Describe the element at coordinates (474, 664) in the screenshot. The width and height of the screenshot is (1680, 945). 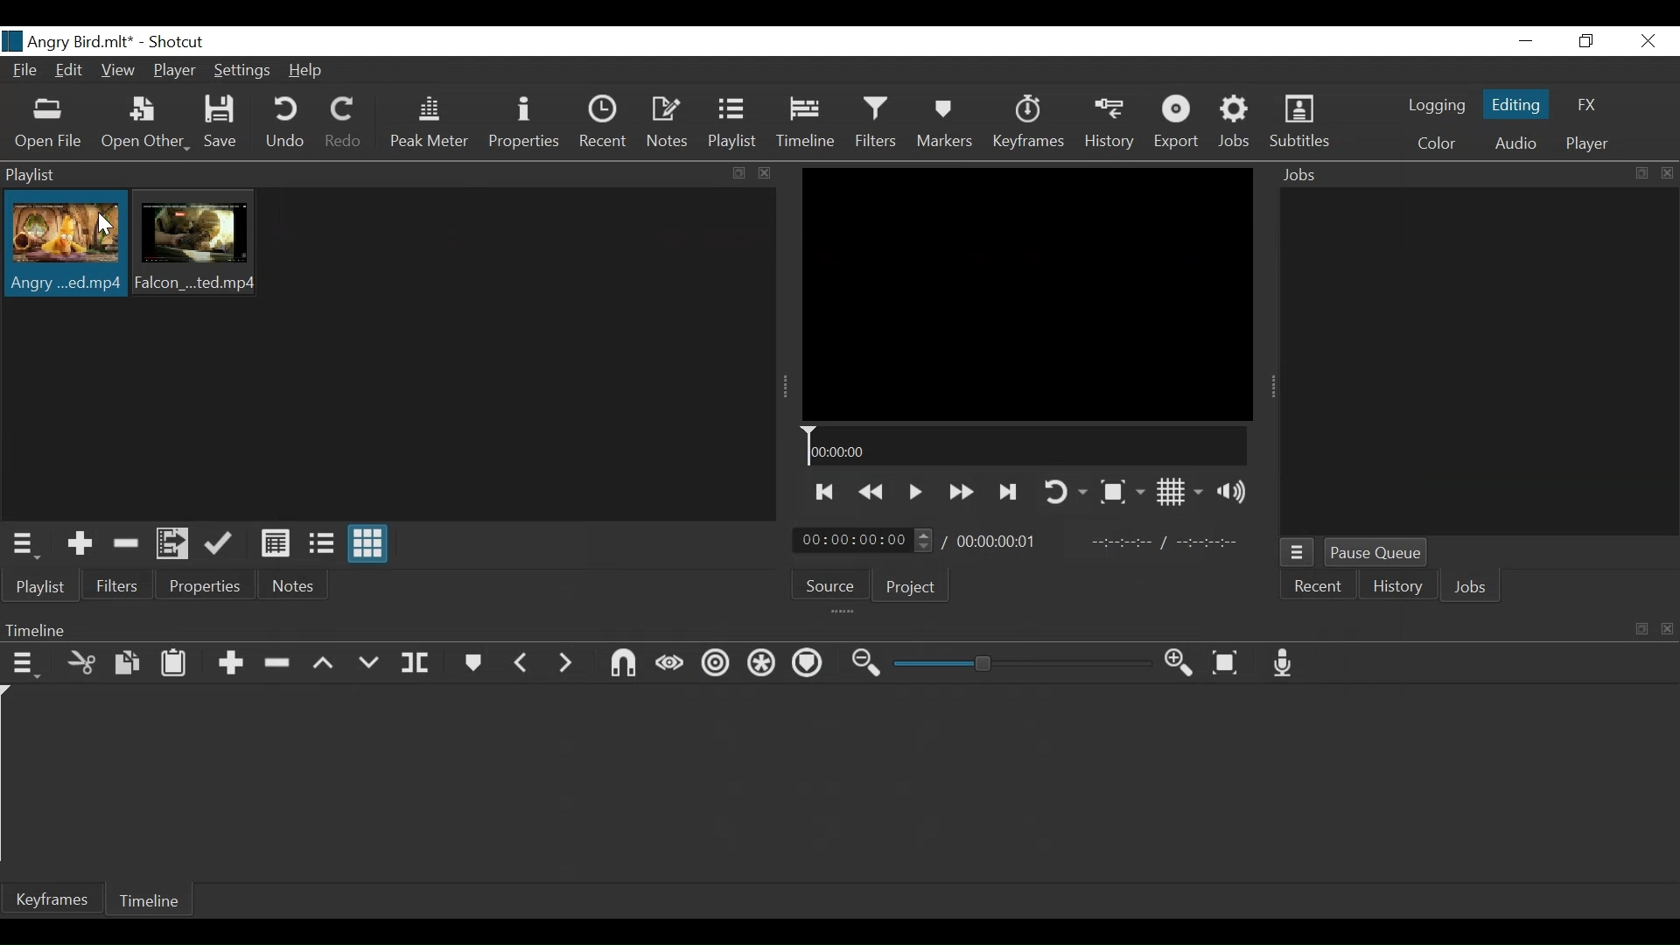
I see `Markers` at that location.